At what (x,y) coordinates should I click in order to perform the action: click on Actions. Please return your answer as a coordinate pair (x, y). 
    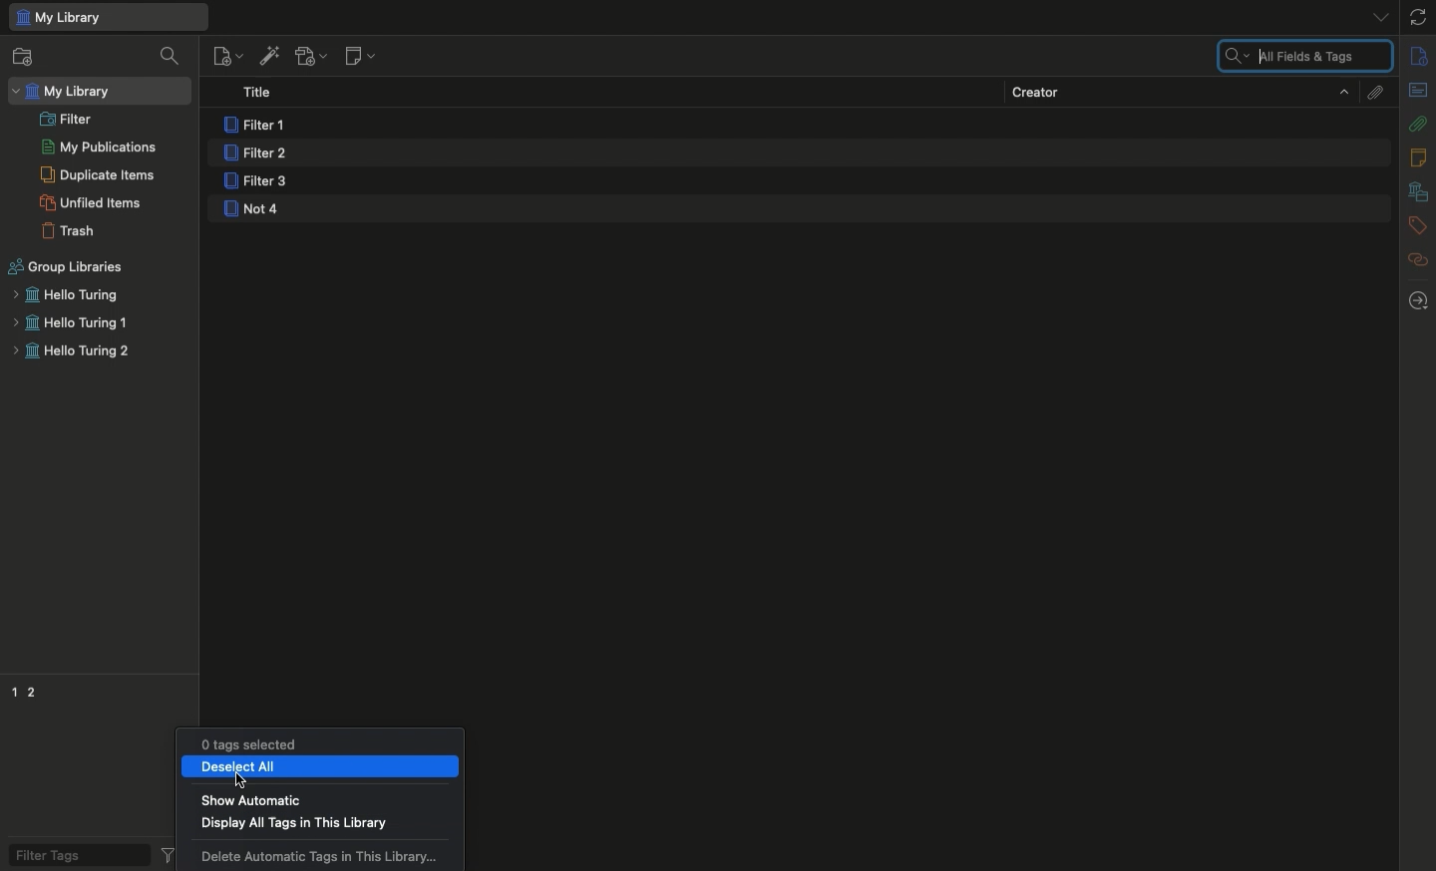
    Looking at the image, I should click on (170, 853).